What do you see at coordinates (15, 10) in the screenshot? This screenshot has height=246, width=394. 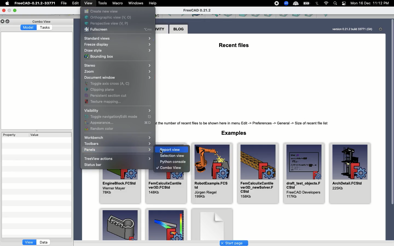 I see `Maximize` at bounding box center [15, 10].